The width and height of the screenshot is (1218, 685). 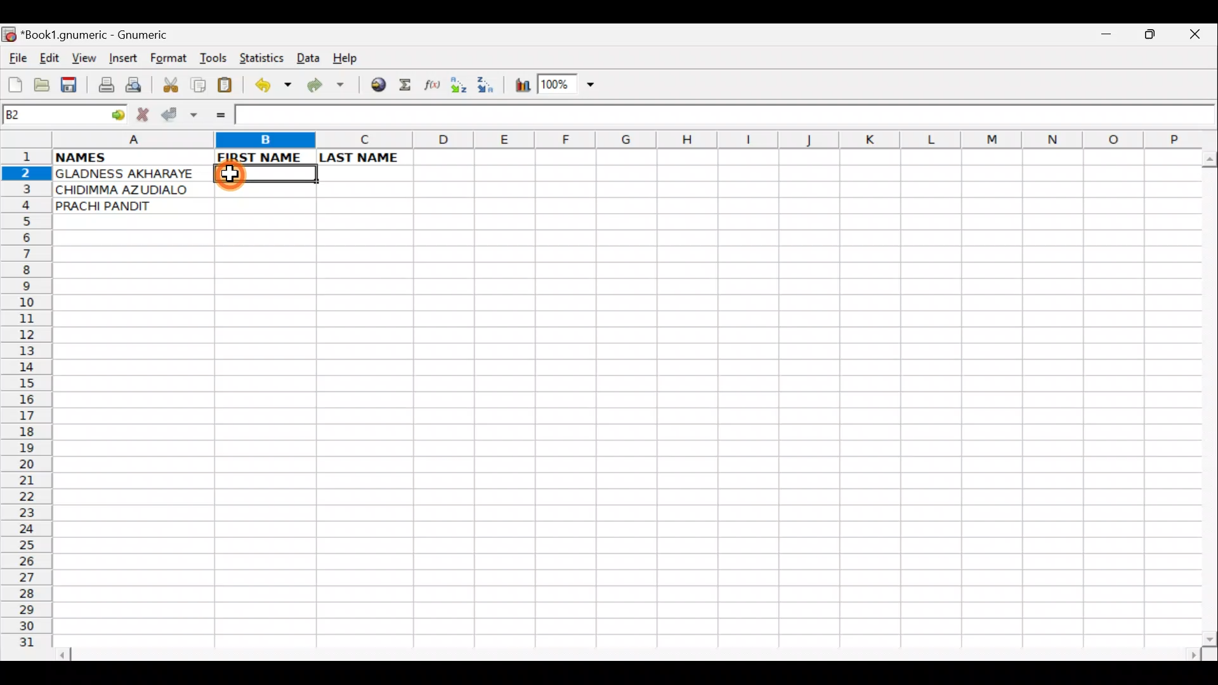 I want to click on Rows, so click(x=27, y=403).